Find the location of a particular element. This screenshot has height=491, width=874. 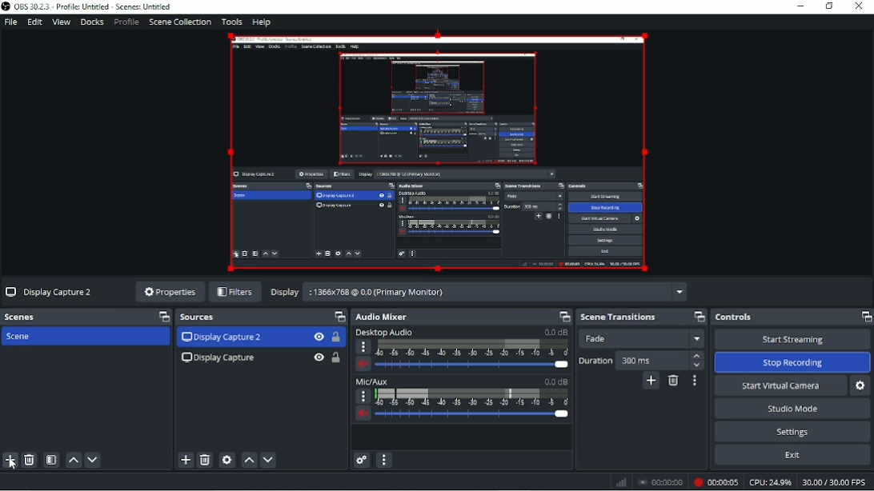

Open source properties is located at coordinates (227, 460).